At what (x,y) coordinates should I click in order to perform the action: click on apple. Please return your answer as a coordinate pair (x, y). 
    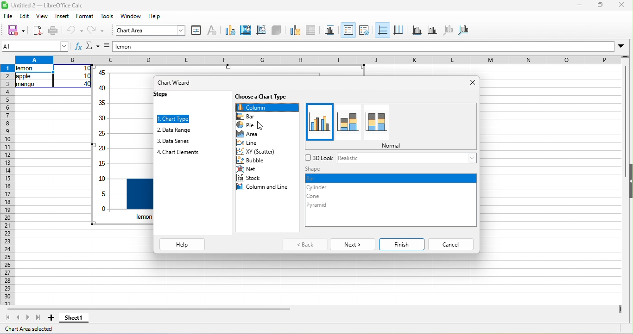
    Looking at the image, I should click on (24, 77).